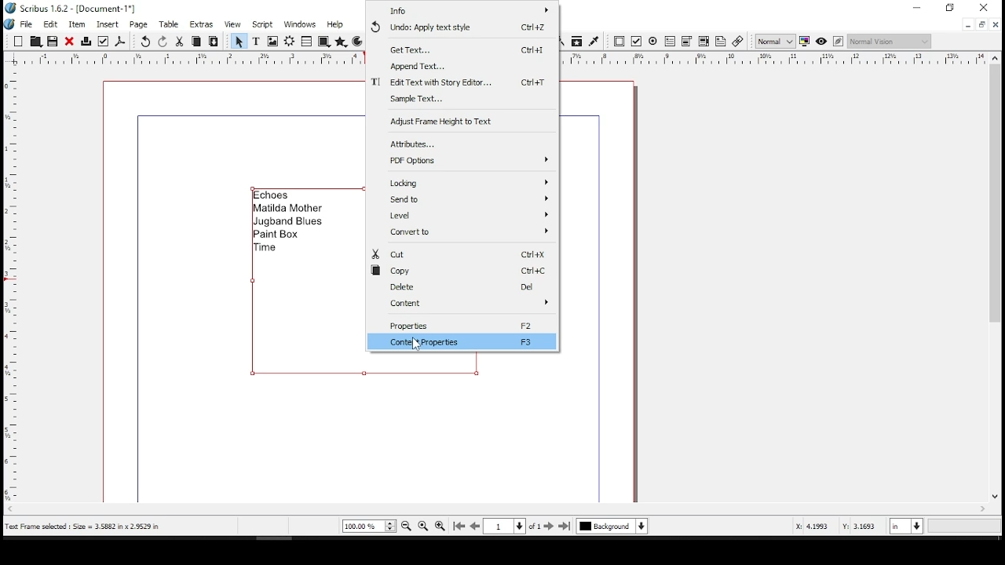 The width and height of the screenshot is (1005, 565). I want to click on redo, so click(163, 41).